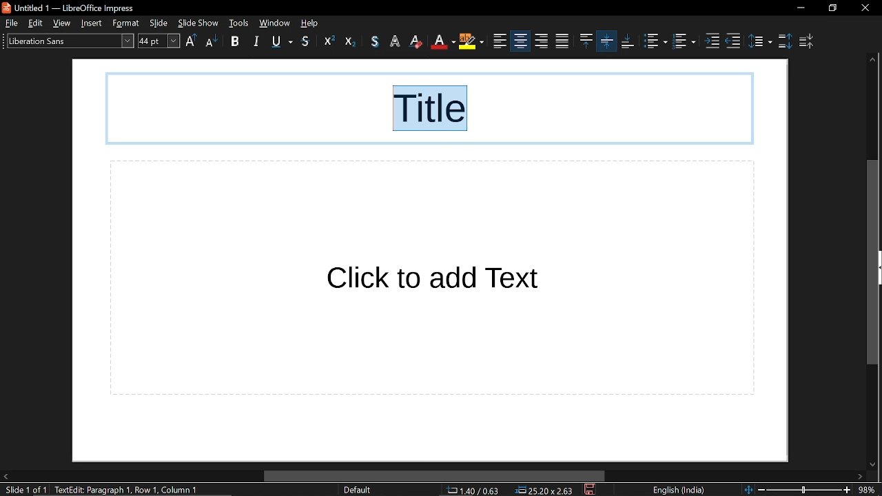  Describe the element at coordinates (806, 488) in the screenshot. I see `slider` at that location.